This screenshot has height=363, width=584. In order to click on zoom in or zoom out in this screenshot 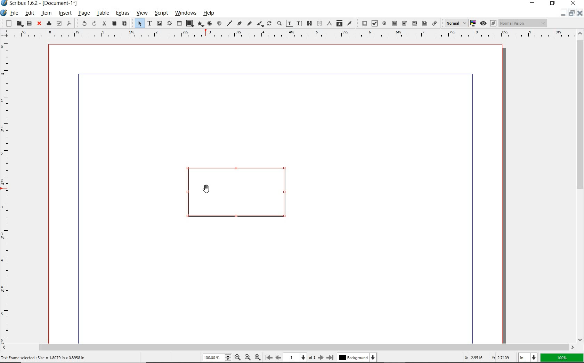, I will do `click(279, 24)`.